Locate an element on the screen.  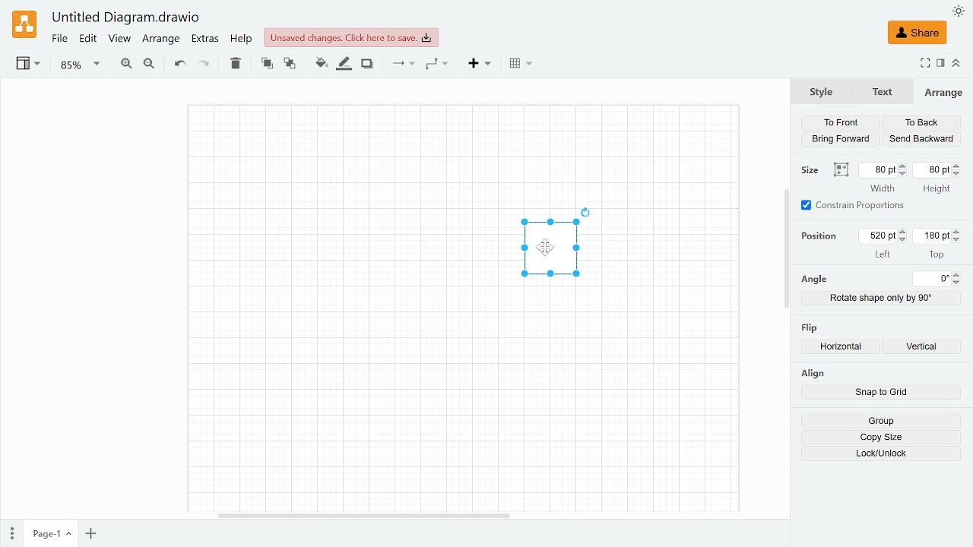
Current selected rectangle diagram is located at coordinates (550, 251).